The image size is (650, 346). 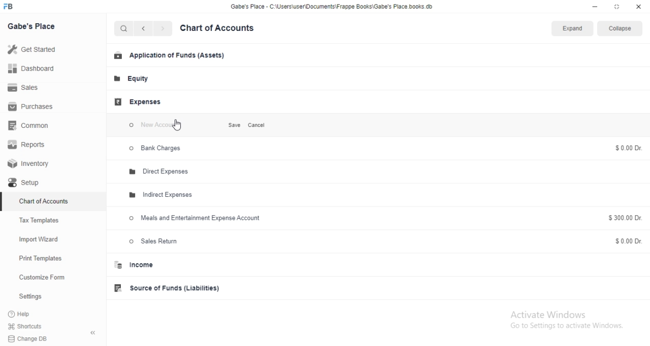 What do you see at coordinates (639, 7) in the screenshot?
I see `close` at bounding box center [639, 7].